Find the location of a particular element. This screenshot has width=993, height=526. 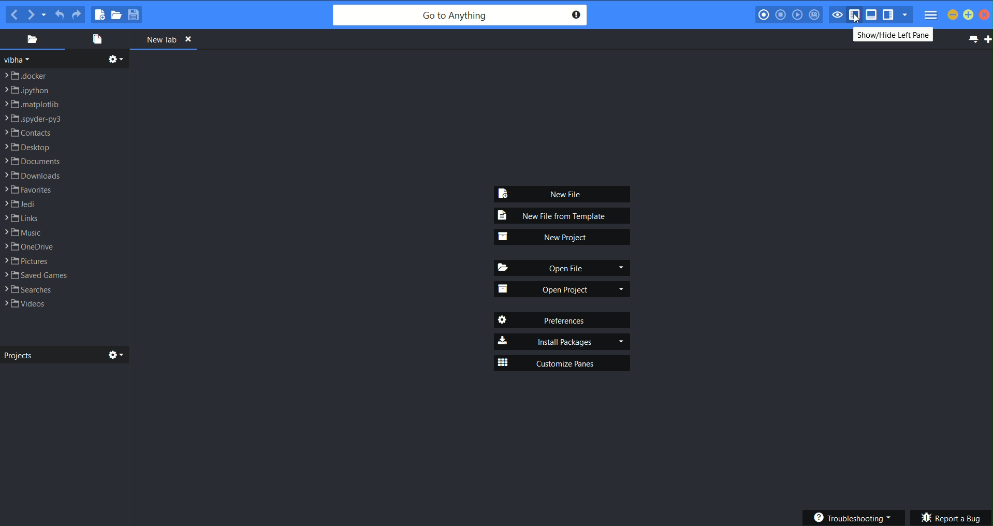

new tab is located at coordinates (987, 42).